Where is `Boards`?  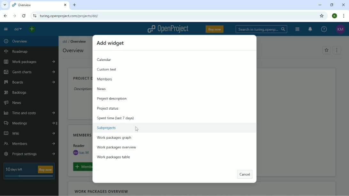
Boards is located at coordinates (30, 82).